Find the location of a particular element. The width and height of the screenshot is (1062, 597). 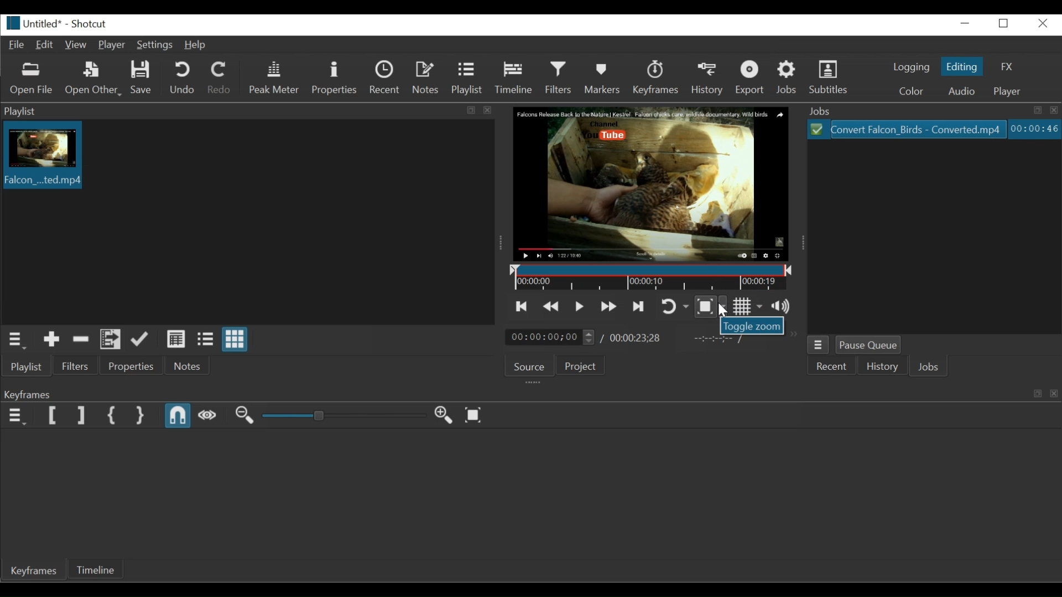

Export is located at coordinates (749, 78).